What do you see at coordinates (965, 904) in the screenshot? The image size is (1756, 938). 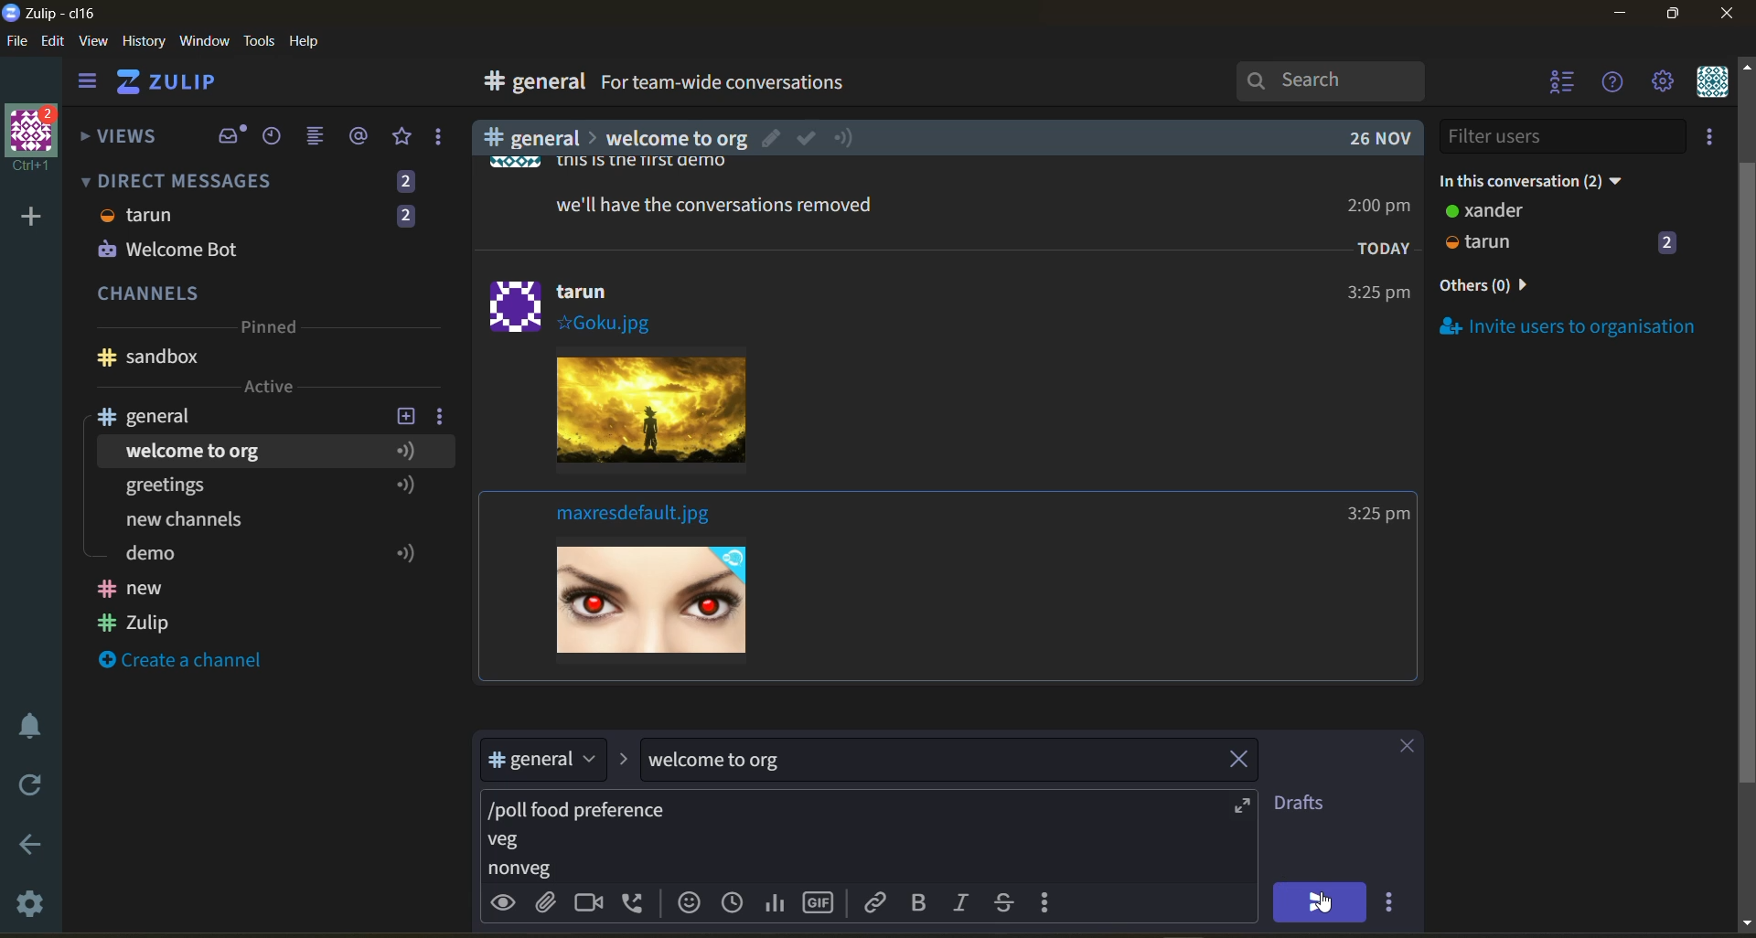 I see `italic` at bounding box center [965, 904].